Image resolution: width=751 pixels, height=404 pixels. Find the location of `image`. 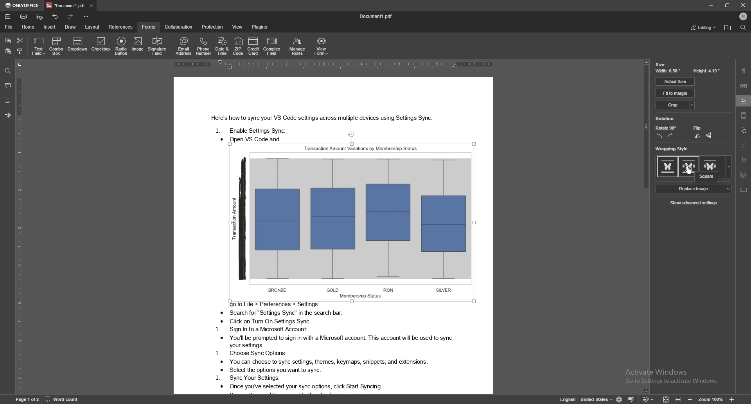

image is located at coordinates (137, 45).